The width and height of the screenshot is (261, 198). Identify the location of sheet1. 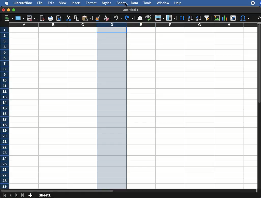
(45, 195).